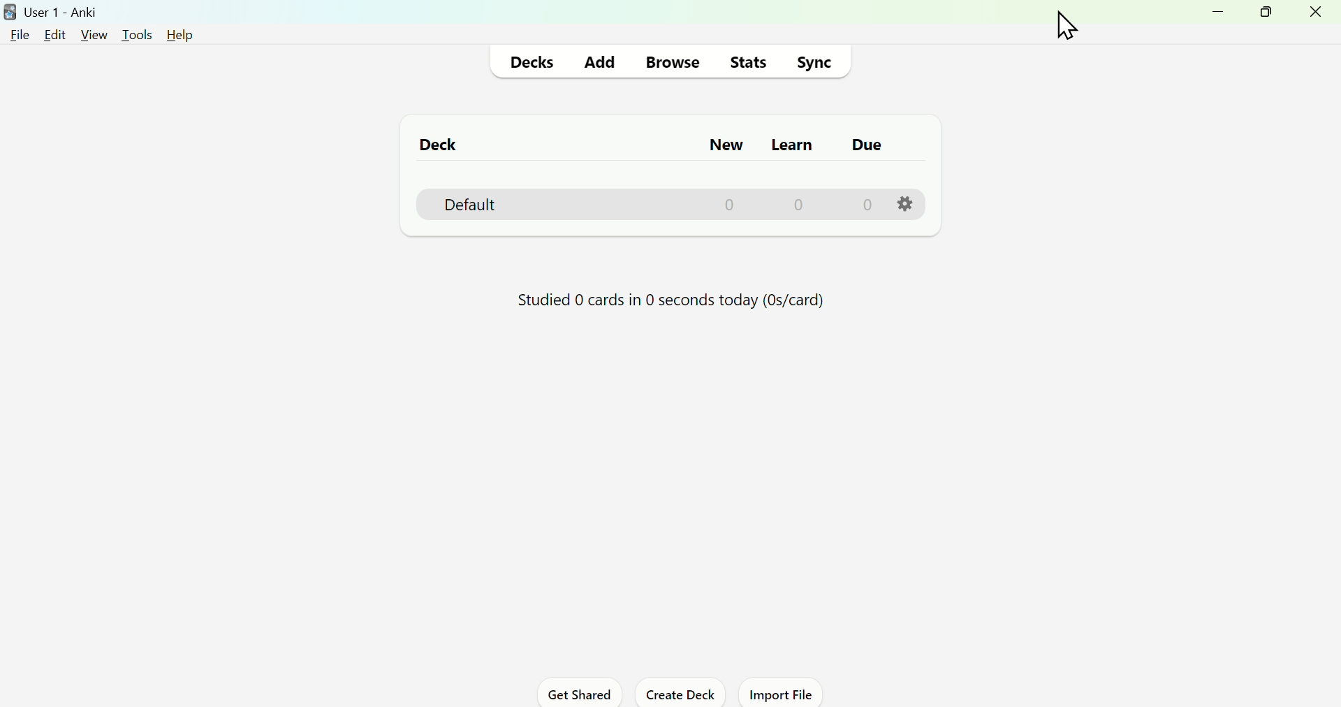 This screenshot has width=1341, height=707. Describe the element at coordinates (1272, 17) in the screenshot. I see `Maximize` at that location.